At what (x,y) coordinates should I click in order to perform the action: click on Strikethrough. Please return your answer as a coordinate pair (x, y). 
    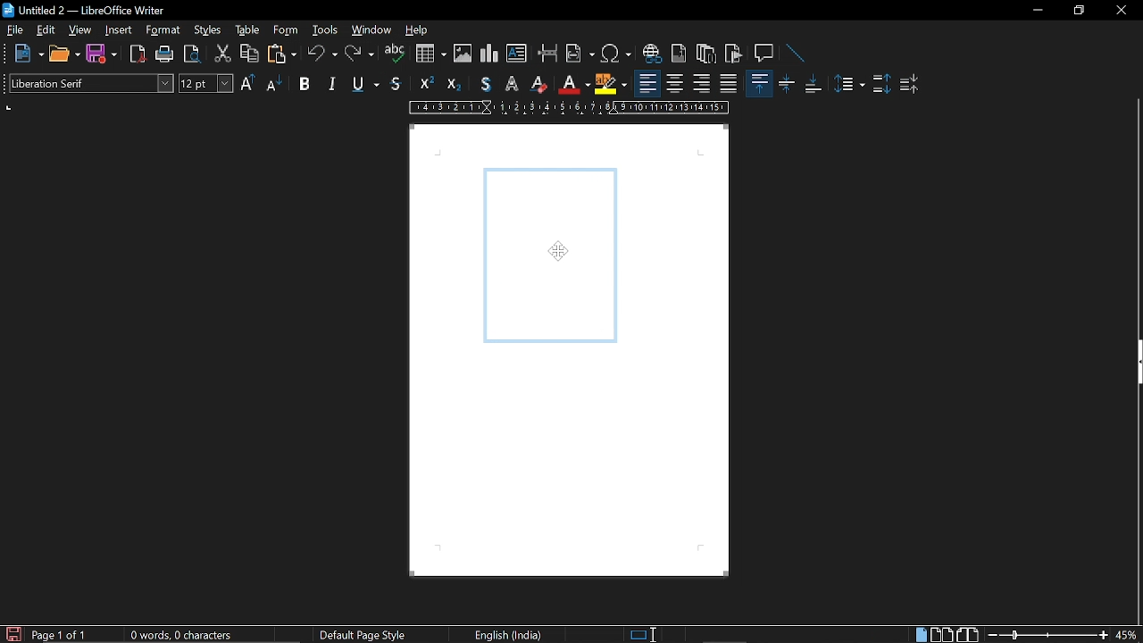
    Looking at the image, I should click on (484, 85).